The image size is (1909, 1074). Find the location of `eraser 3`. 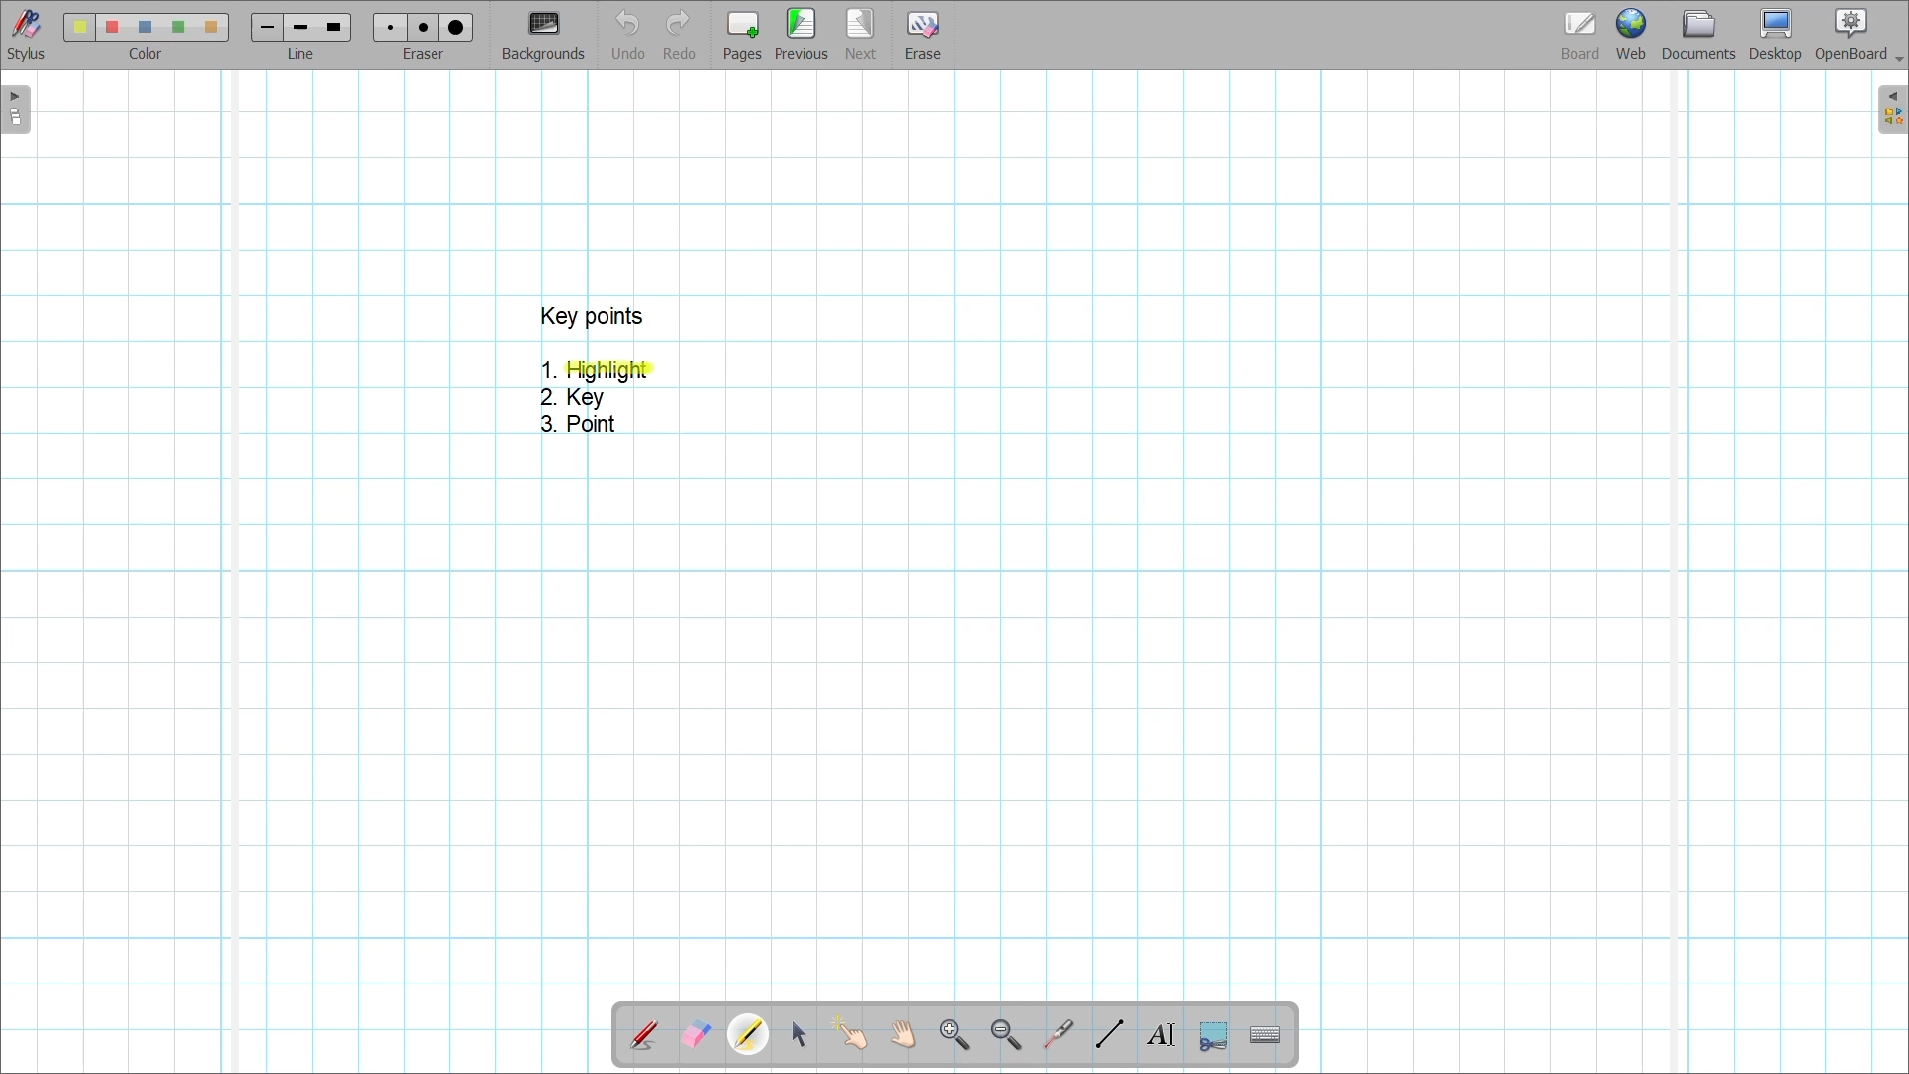

eraser 3 is located at coordinates (457, 27).